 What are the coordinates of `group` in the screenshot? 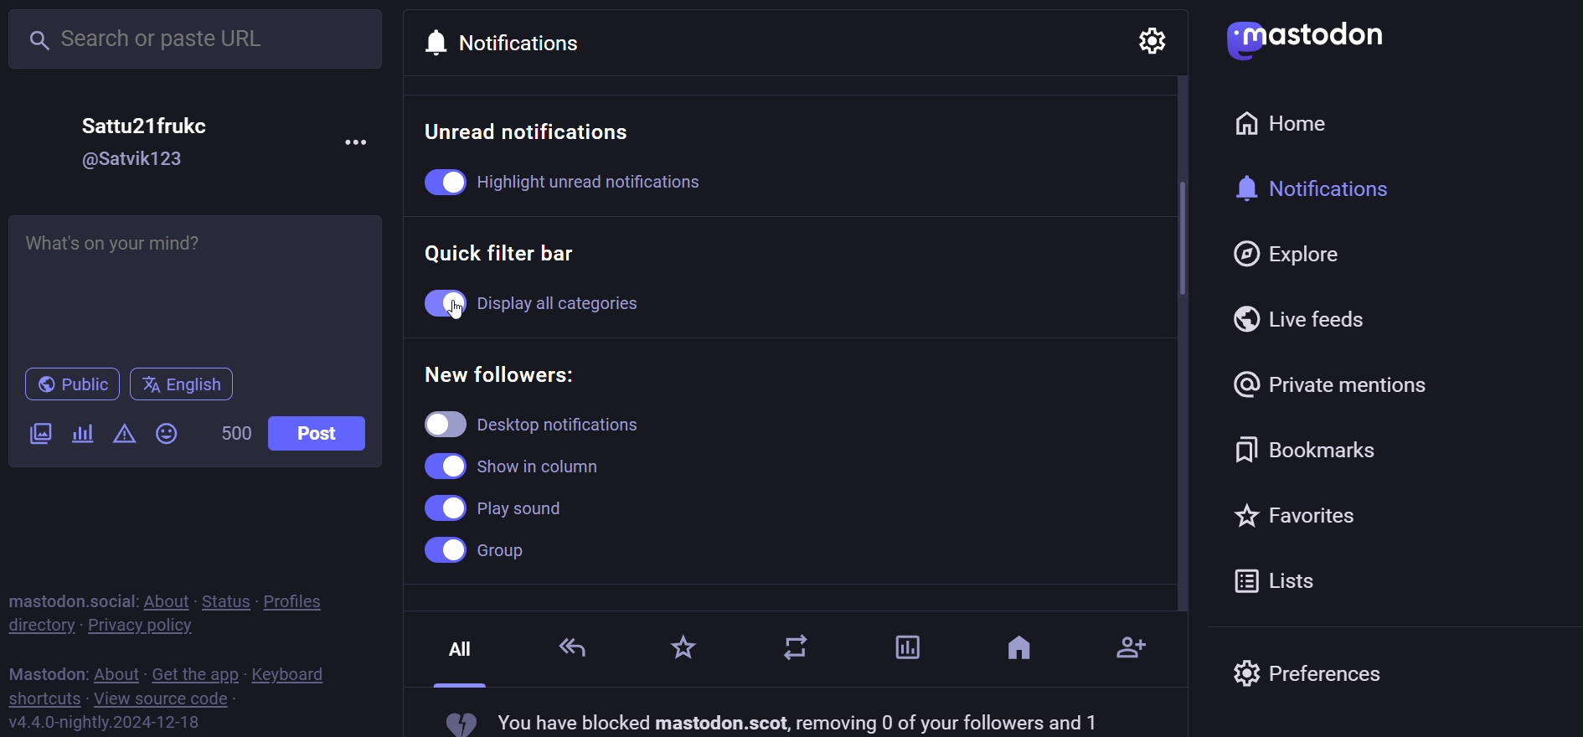 It's located at (487, 553).